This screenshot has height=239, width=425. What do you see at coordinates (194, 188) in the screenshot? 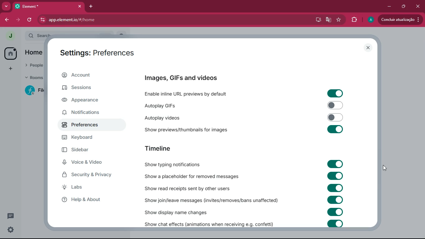
I see `show read receipts sent by other users` at bounding box center [194, 188].